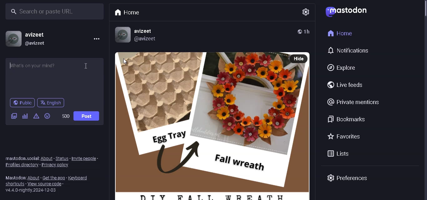 Image resolution: width=427 pixels, height=200 pixels. I want to click on HOME, so click(133, 13).